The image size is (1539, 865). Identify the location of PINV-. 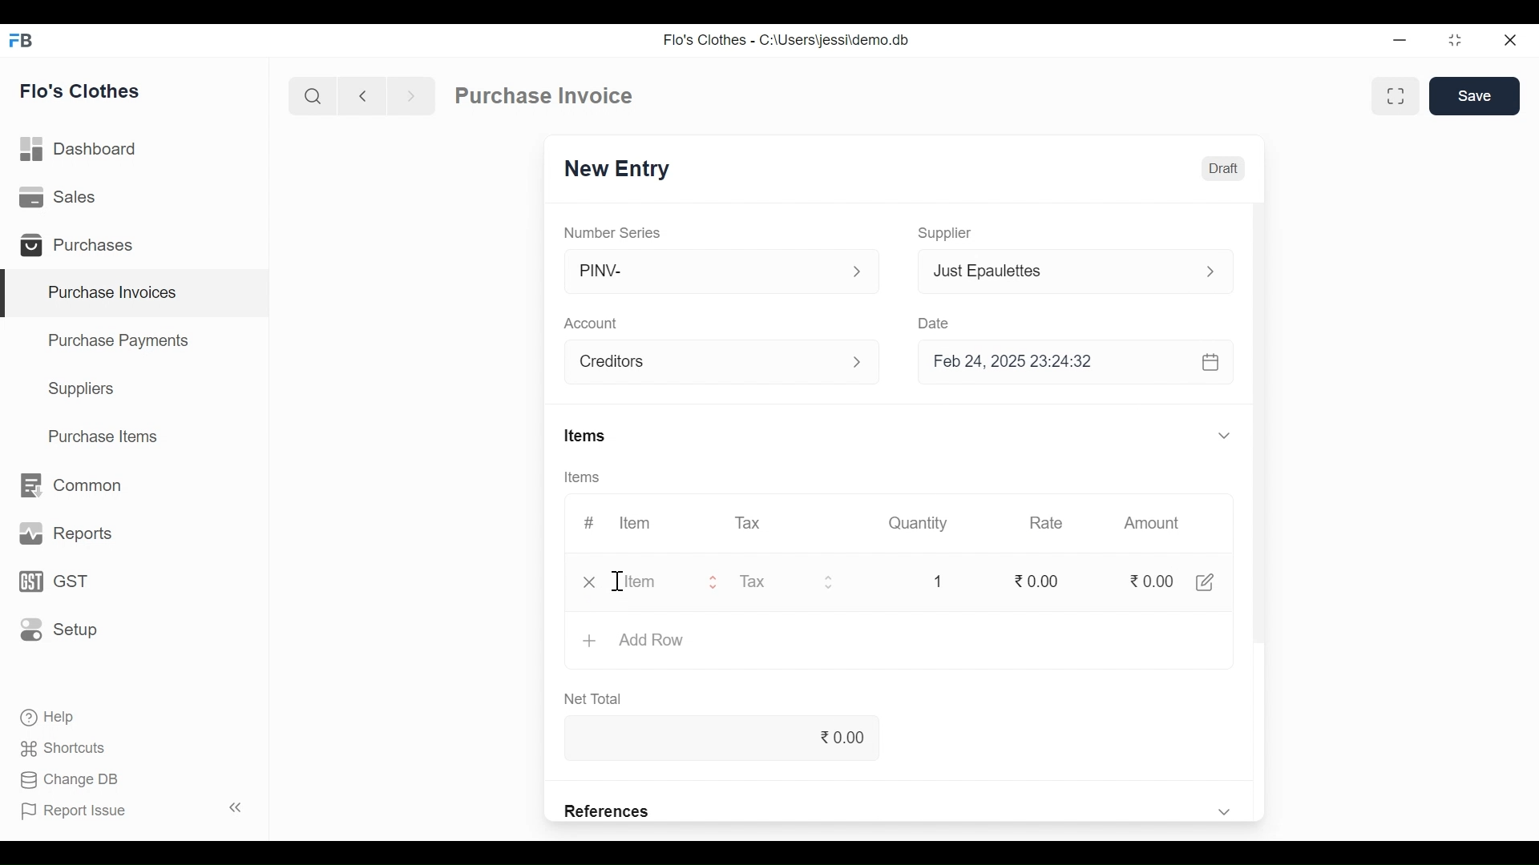
(705, 272).